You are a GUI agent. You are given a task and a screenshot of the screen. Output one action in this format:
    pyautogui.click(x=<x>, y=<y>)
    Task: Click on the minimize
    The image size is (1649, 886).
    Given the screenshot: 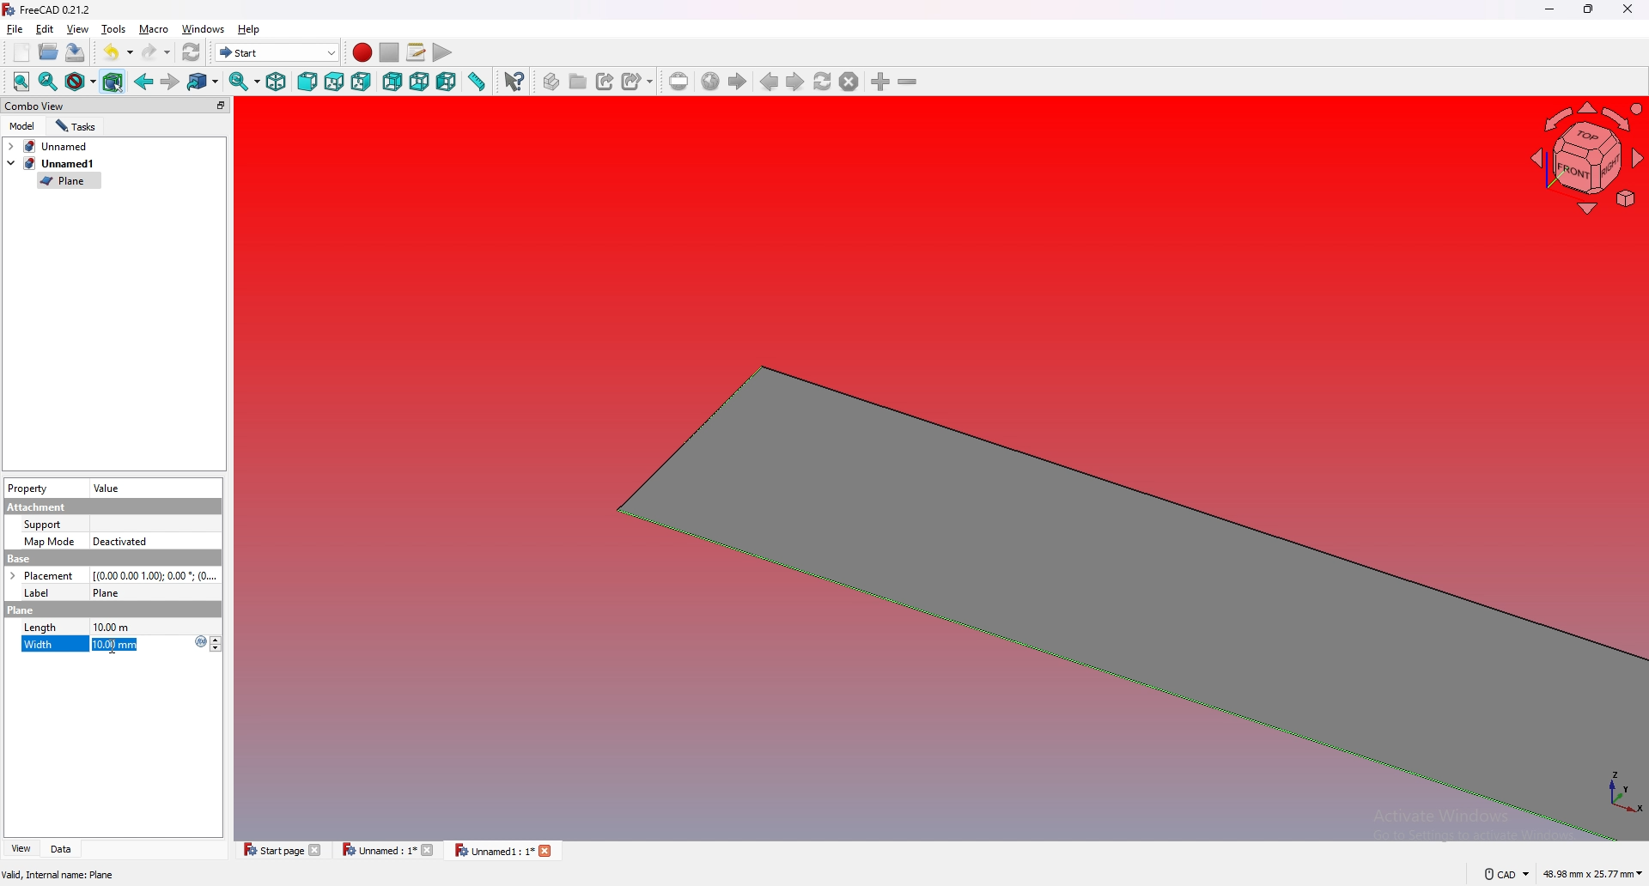 What is the action you would take?
    pyautogui.click(x=1551, y=10)
    